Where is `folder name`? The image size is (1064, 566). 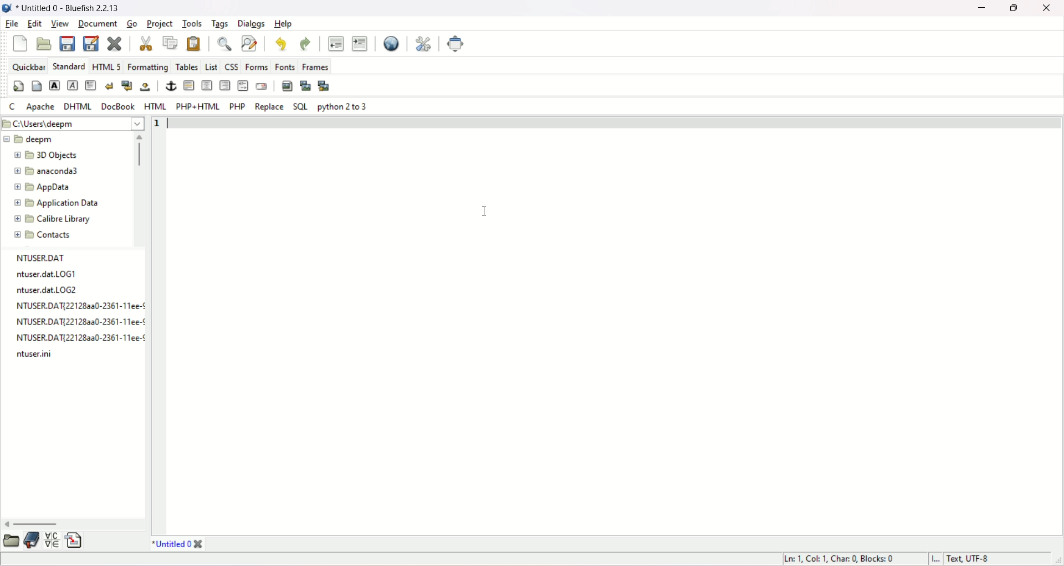
folder name is located at coordinates (56, 155).